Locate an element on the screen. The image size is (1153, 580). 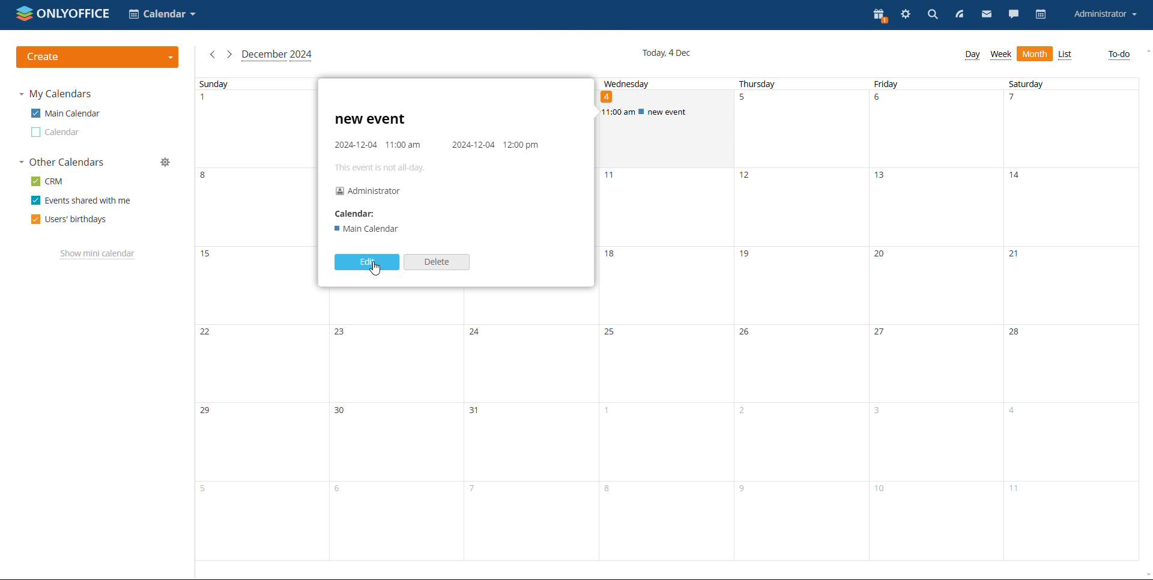
monday is located at coordinates (395, 426).